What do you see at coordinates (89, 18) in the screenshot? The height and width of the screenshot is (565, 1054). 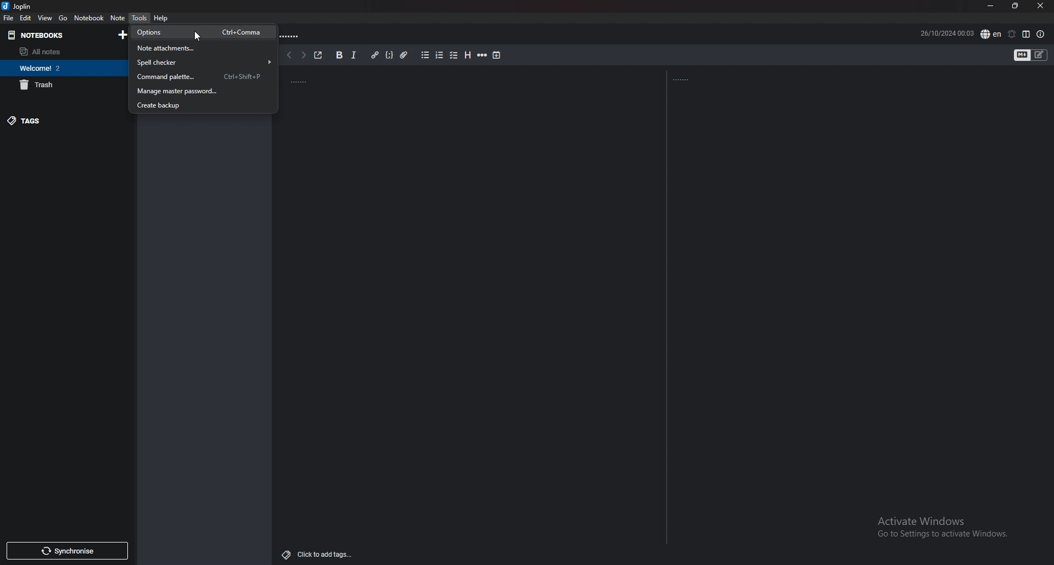 I see `notebook` at bounding box center [89, 18].